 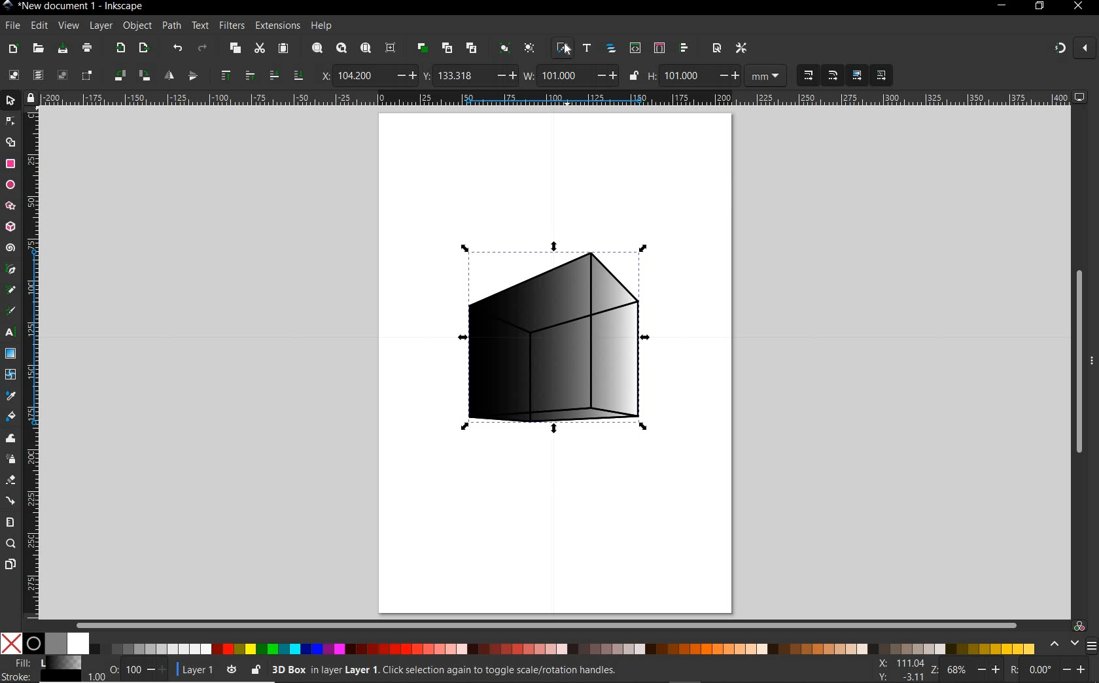 What do you see at coordinates (285, 49) in the screenshot?
I see `PASTE` at bounding box center [285, 49].